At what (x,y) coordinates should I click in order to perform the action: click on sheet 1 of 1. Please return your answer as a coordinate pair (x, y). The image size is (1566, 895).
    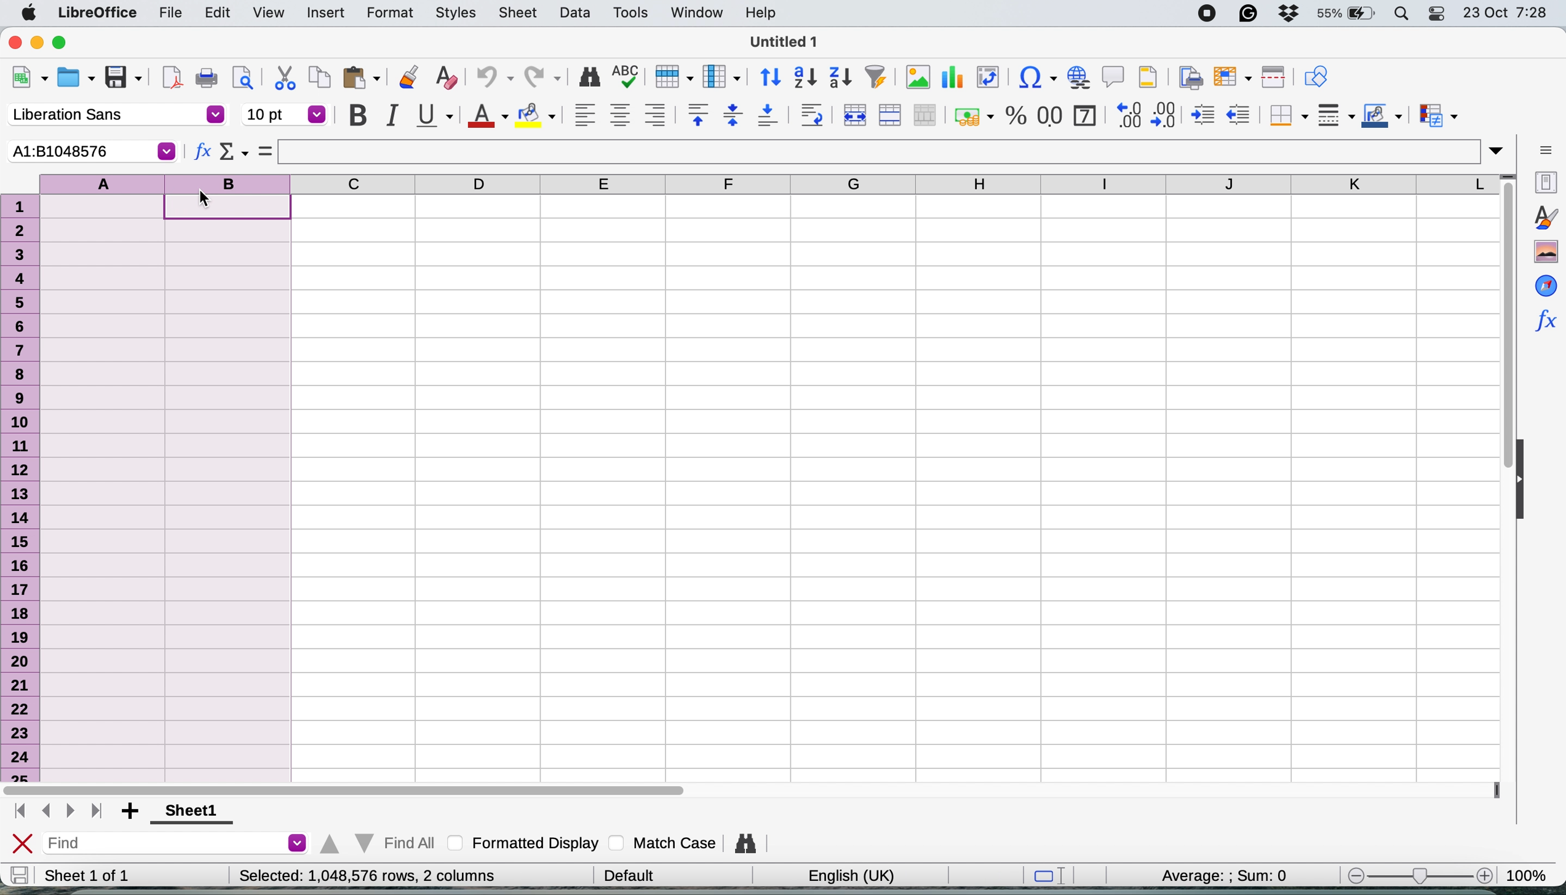
    Looking at the image, I should click on (109, 875).